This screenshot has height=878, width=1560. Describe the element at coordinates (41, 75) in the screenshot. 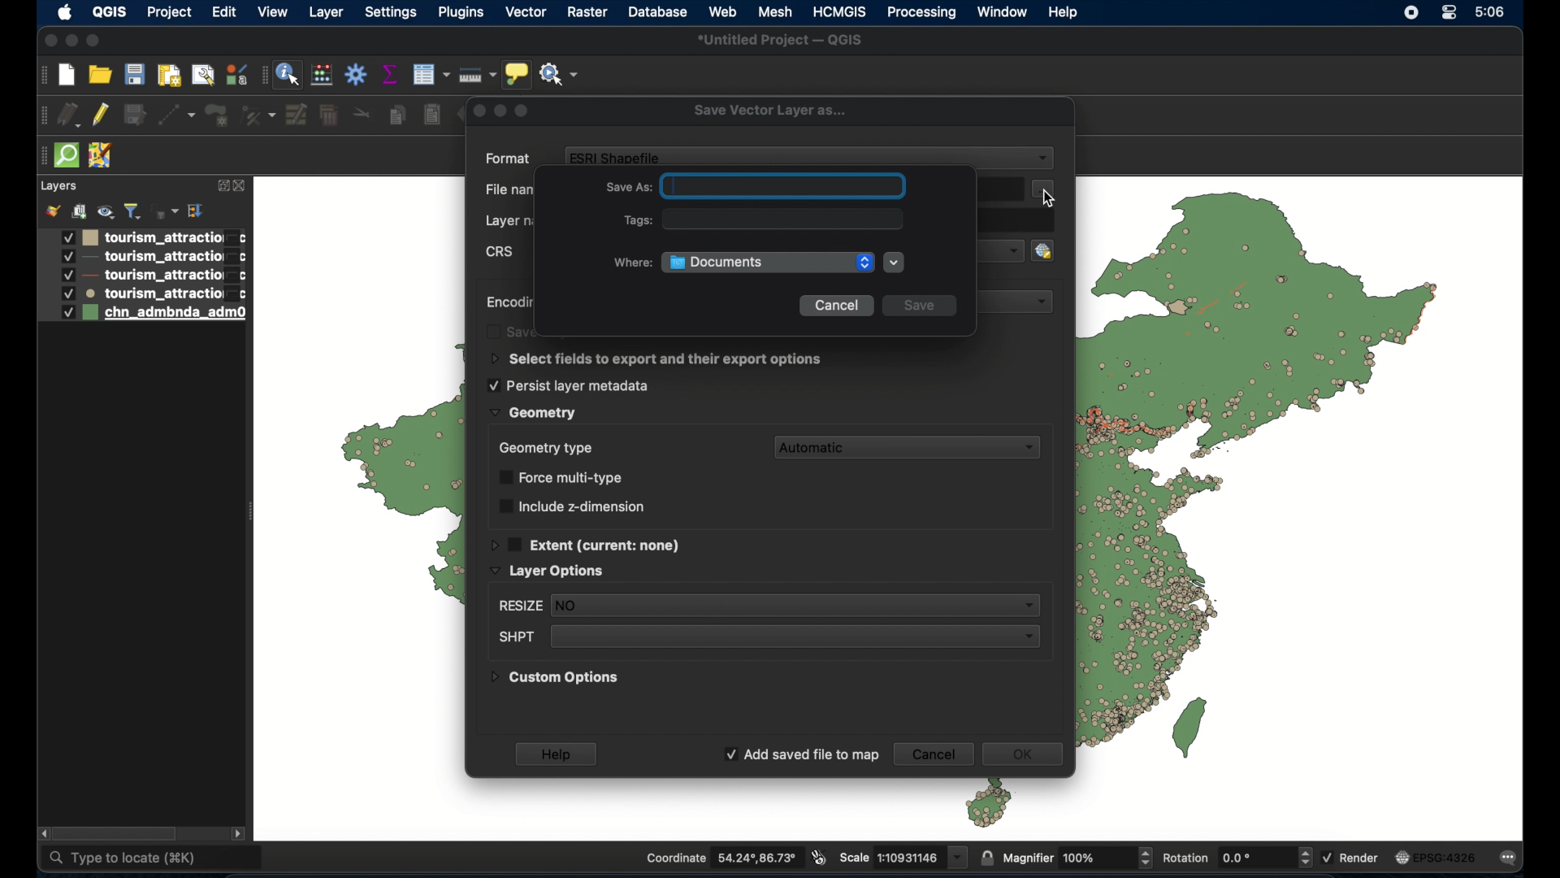

I see `drag handle` at that location.